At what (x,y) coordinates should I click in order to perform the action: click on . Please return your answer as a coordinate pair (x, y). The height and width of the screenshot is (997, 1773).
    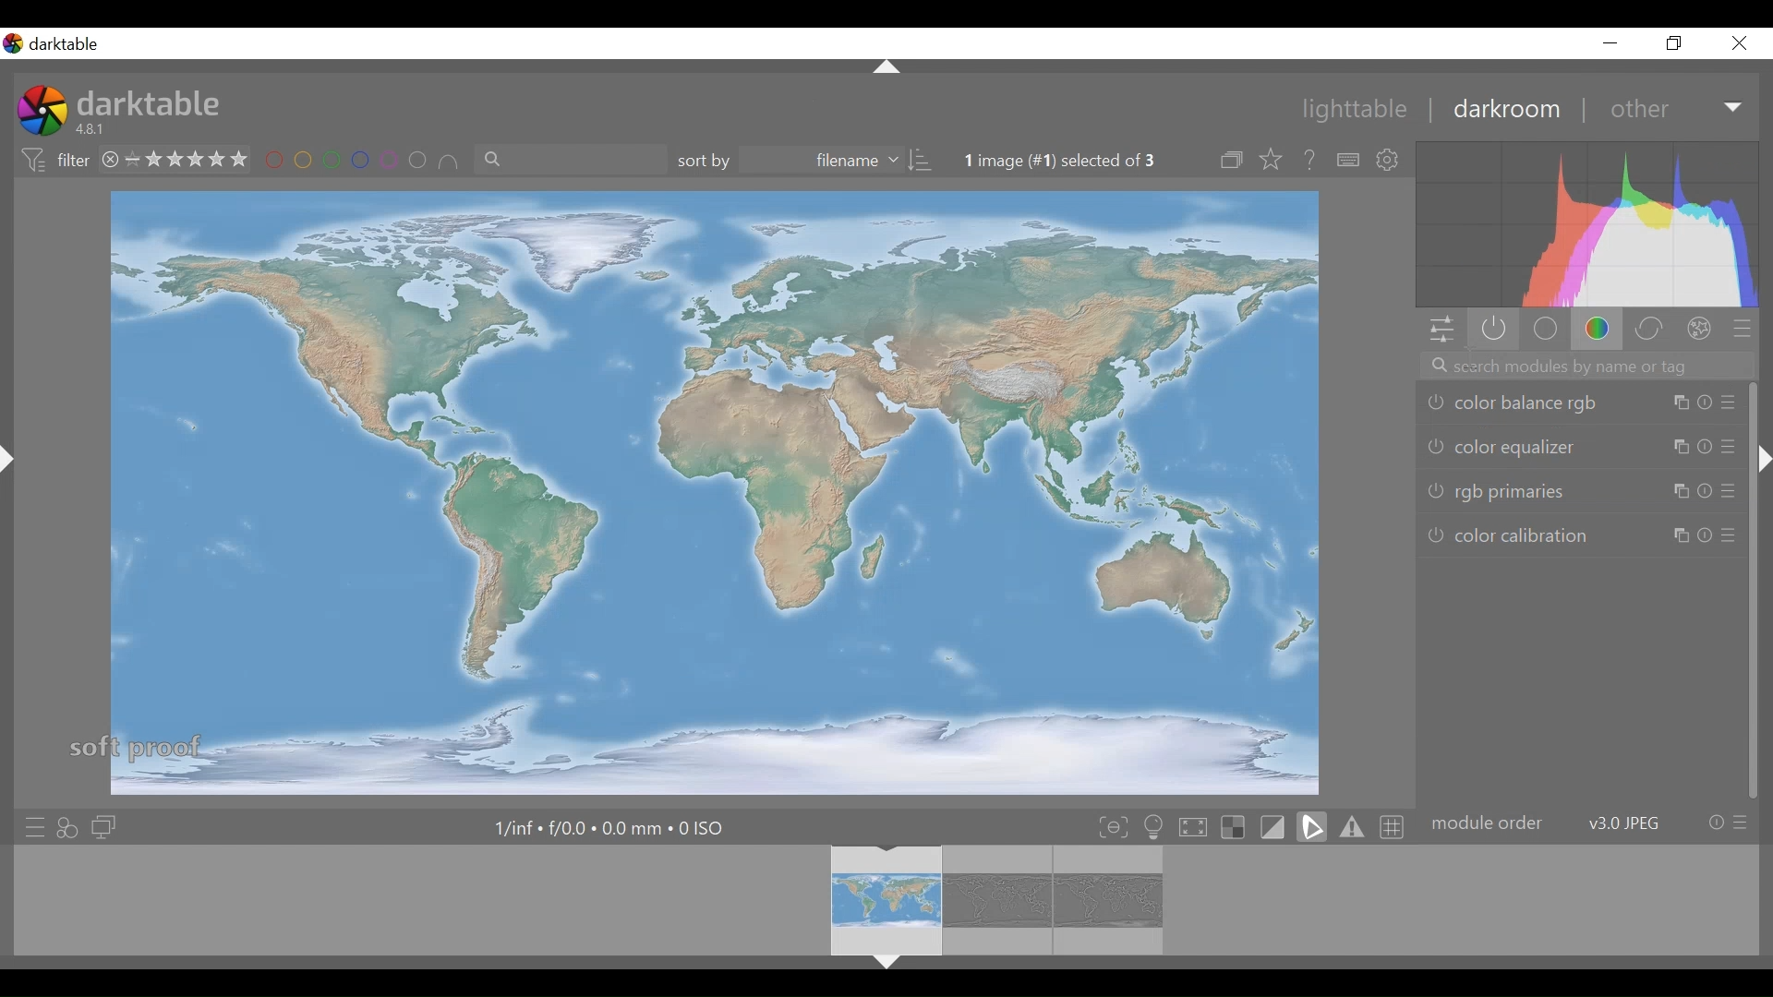
    Looking at the image, I should click on (886, 967).